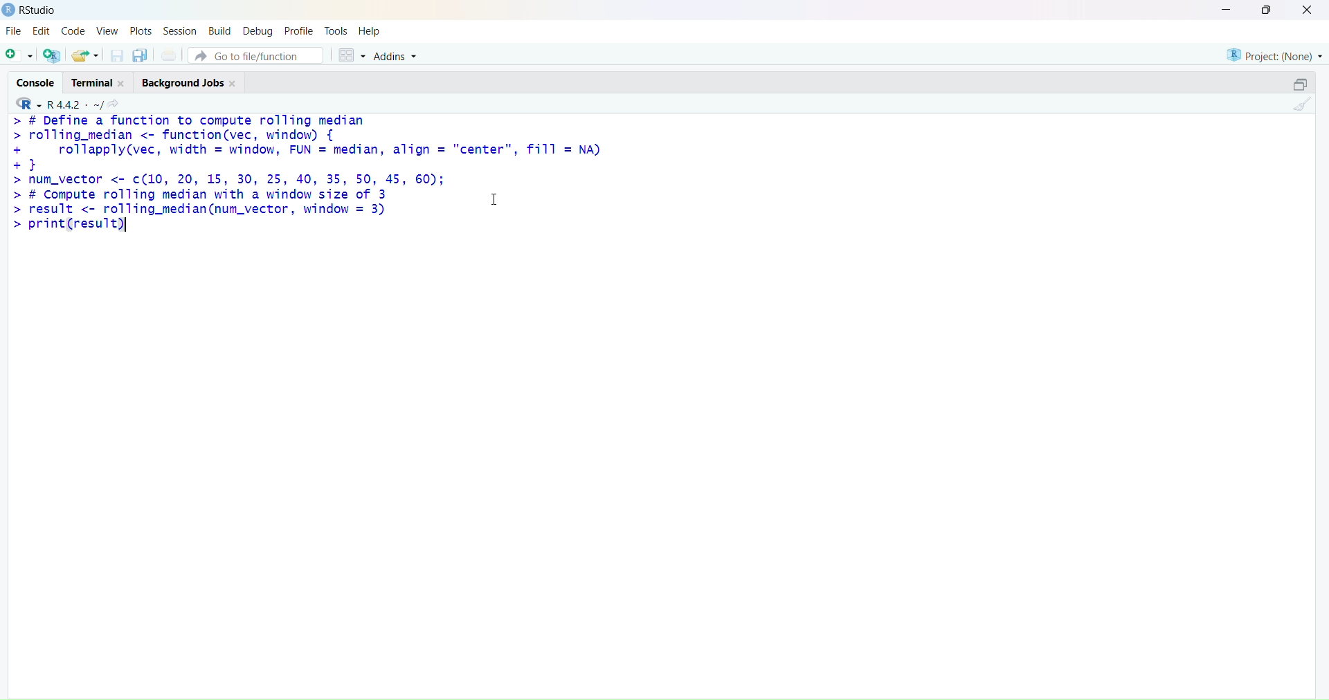 This screenshot has height=700, width=1329. Describe the element at coordinates (143, 31) in the screenshot. I see `plots` at that location.